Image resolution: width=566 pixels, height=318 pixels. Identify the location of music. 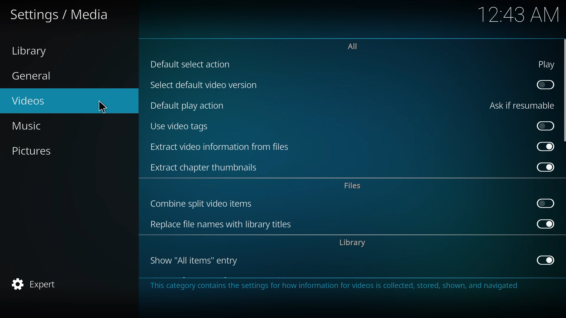
(31, 127).